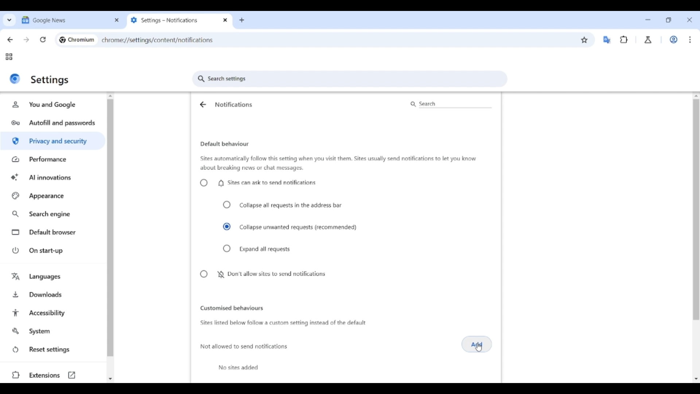  What do you see at coordinates (53, 214) in the screenshot?
I see `Search engine` at bounding box center [53, 214].